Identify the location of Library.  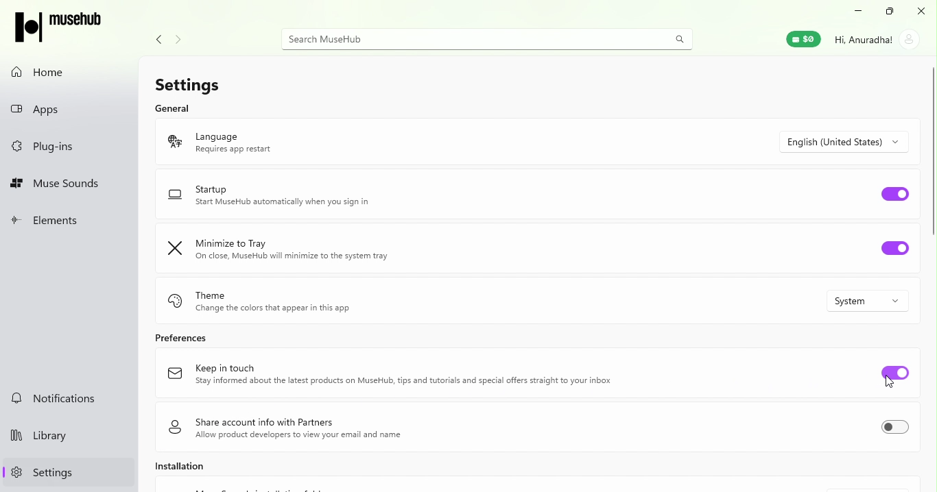
(67, 438).